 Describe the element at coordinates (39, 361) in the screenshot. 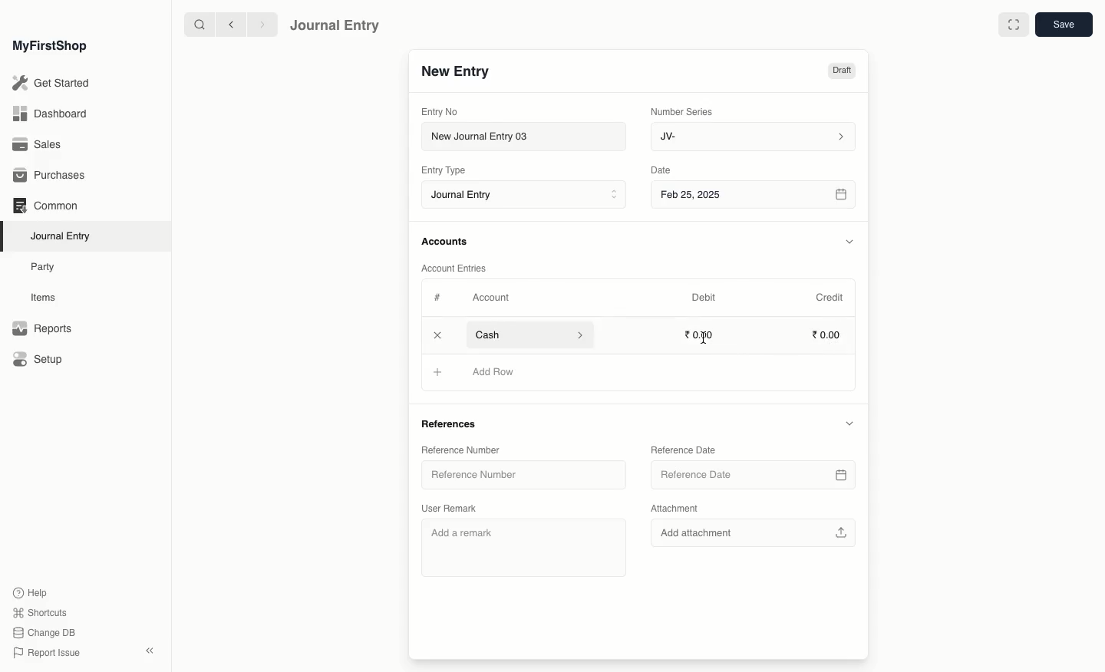

I see `Setup` at that location.